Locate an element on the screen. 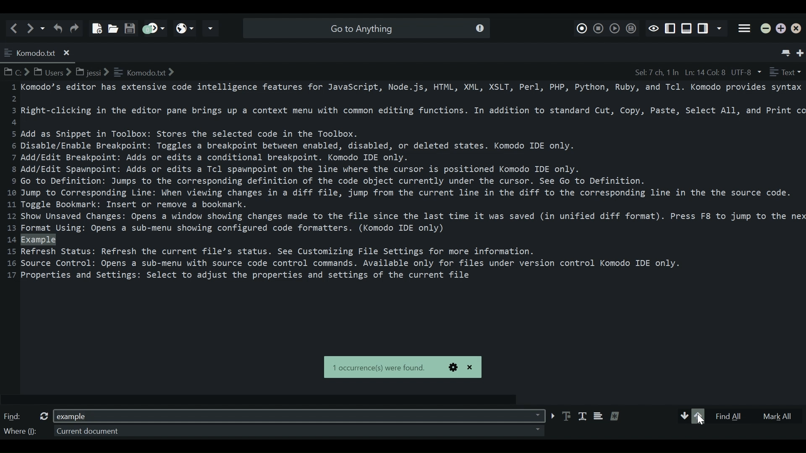  Show/Hide Right Pane is located at coordinates (670, 29).